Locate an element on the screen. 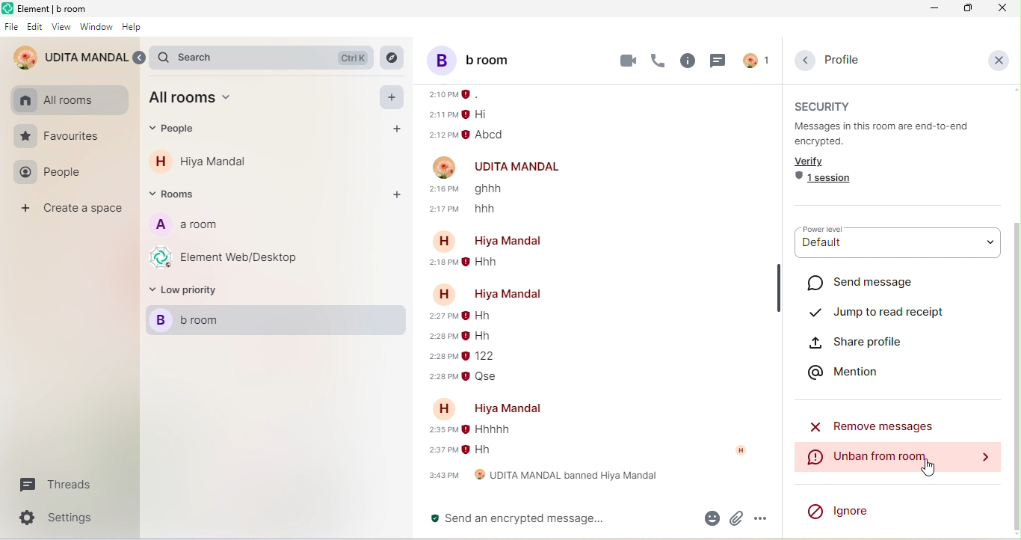  hiya mandal is located at coordinates (216, 162).